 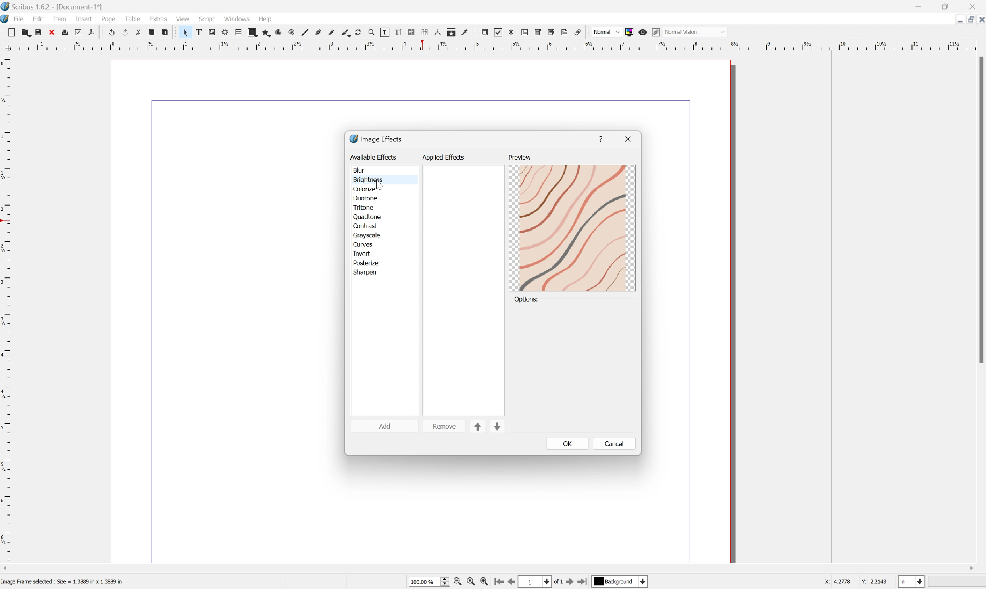 I want to click on First Page, so click(x=500, y=581).